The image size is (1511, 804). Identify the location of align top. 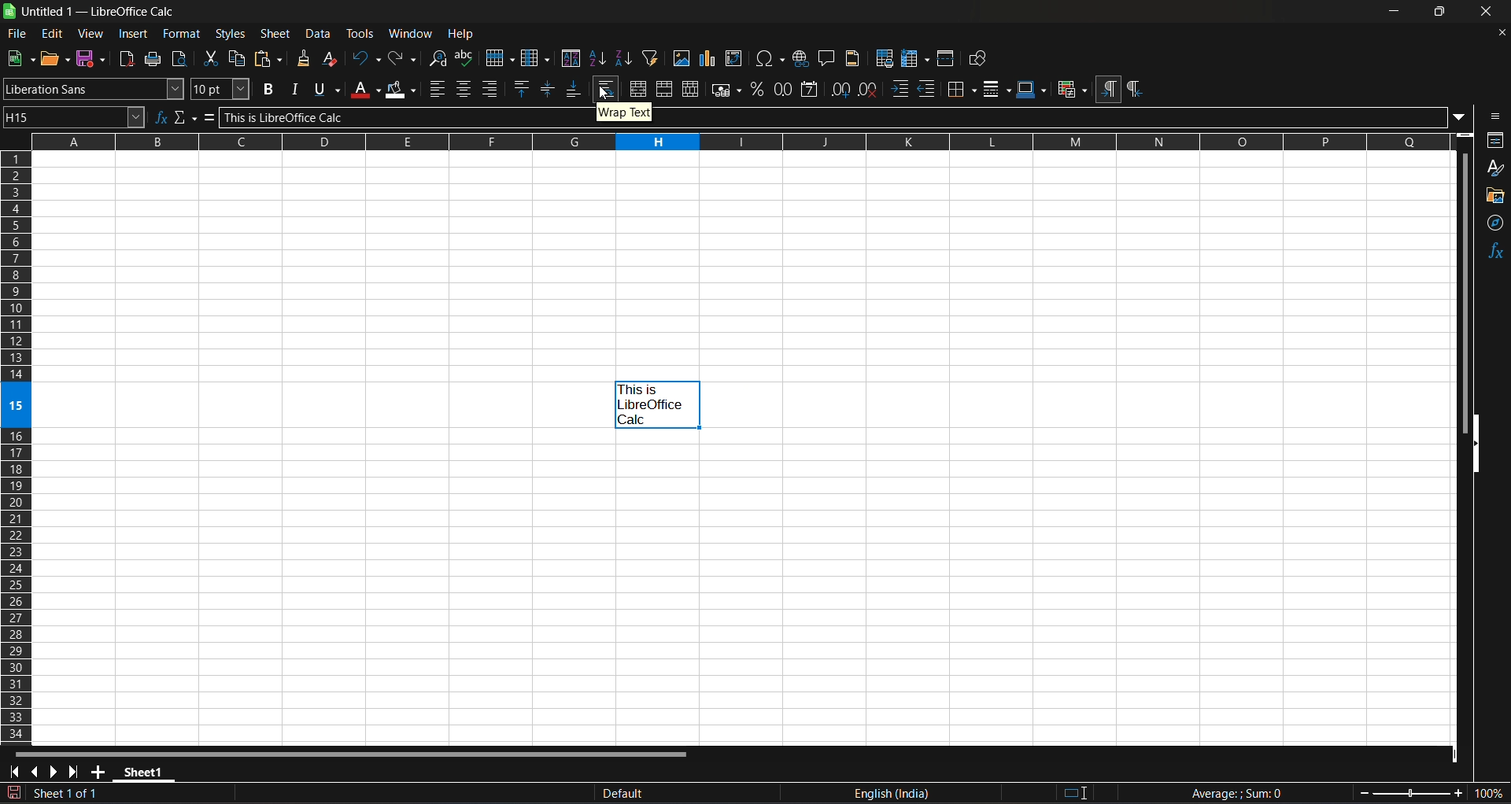
(523, 88).